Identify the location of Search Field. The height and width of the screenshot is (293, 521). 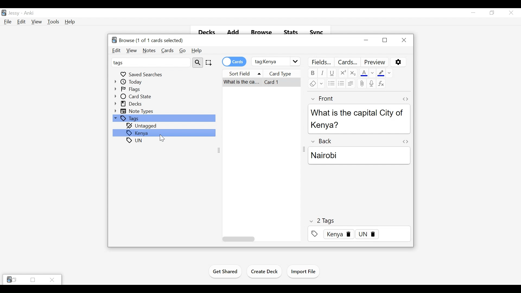
(276, 62).